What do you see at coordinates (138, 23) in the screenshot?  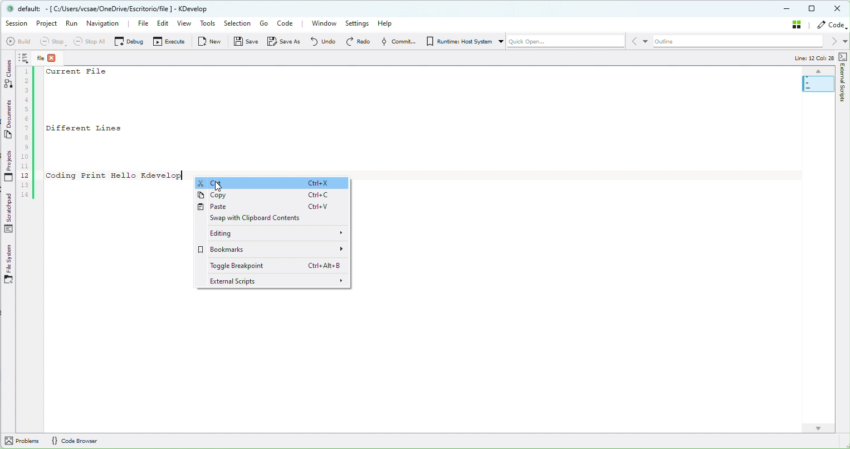 I see `File` at bounding box center [138, 23].